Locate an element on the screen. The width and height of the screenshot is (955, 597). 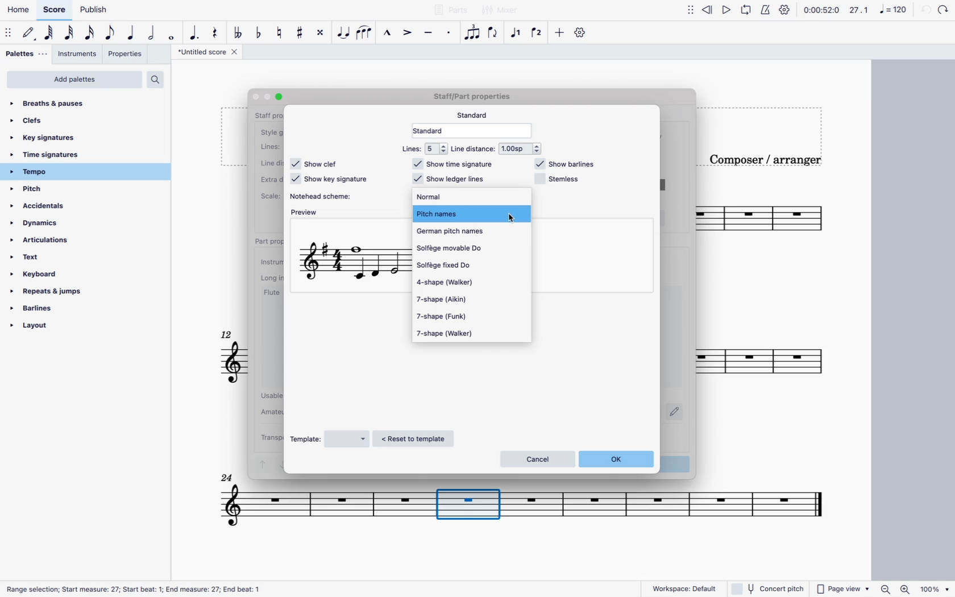
more is located at coordinates (559, 32).